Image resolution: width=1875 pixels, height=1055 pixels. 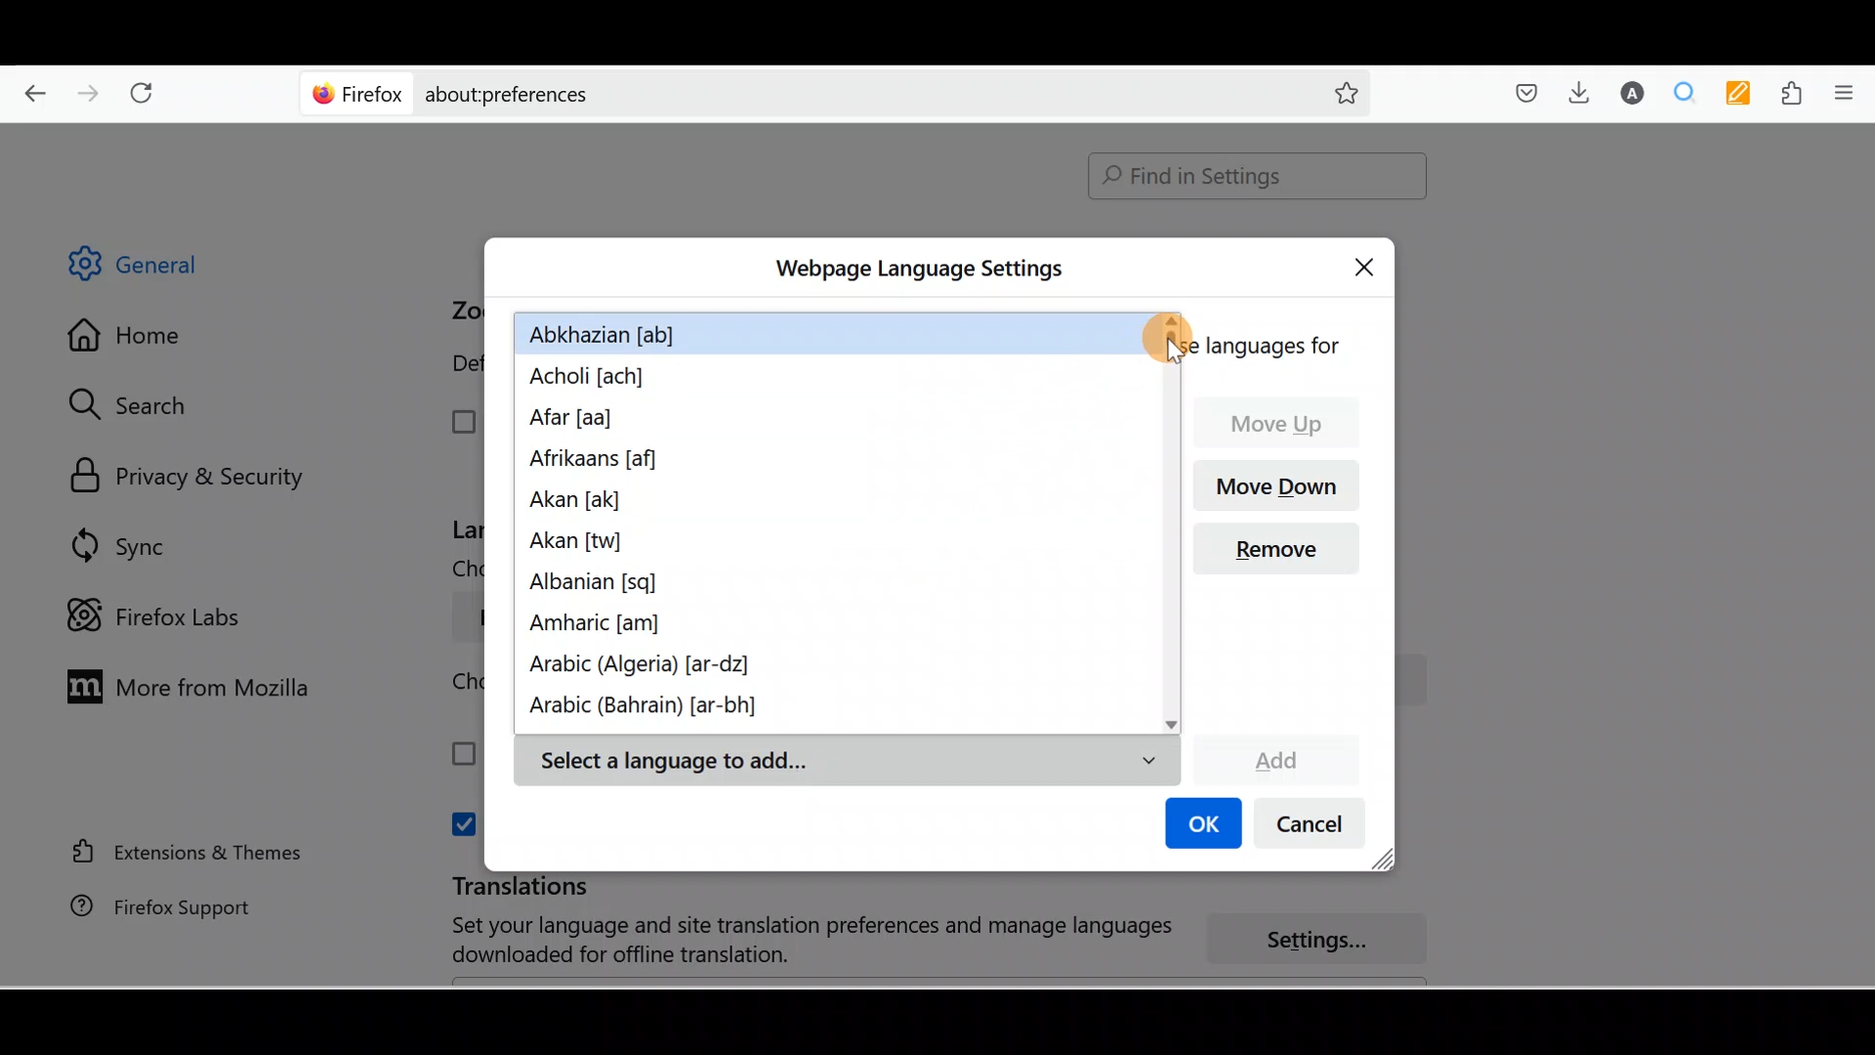 What do you see at coordinates (1167, 550) in the screenshot?
I see `Scroll bar` at bounding box center [1167, 550].